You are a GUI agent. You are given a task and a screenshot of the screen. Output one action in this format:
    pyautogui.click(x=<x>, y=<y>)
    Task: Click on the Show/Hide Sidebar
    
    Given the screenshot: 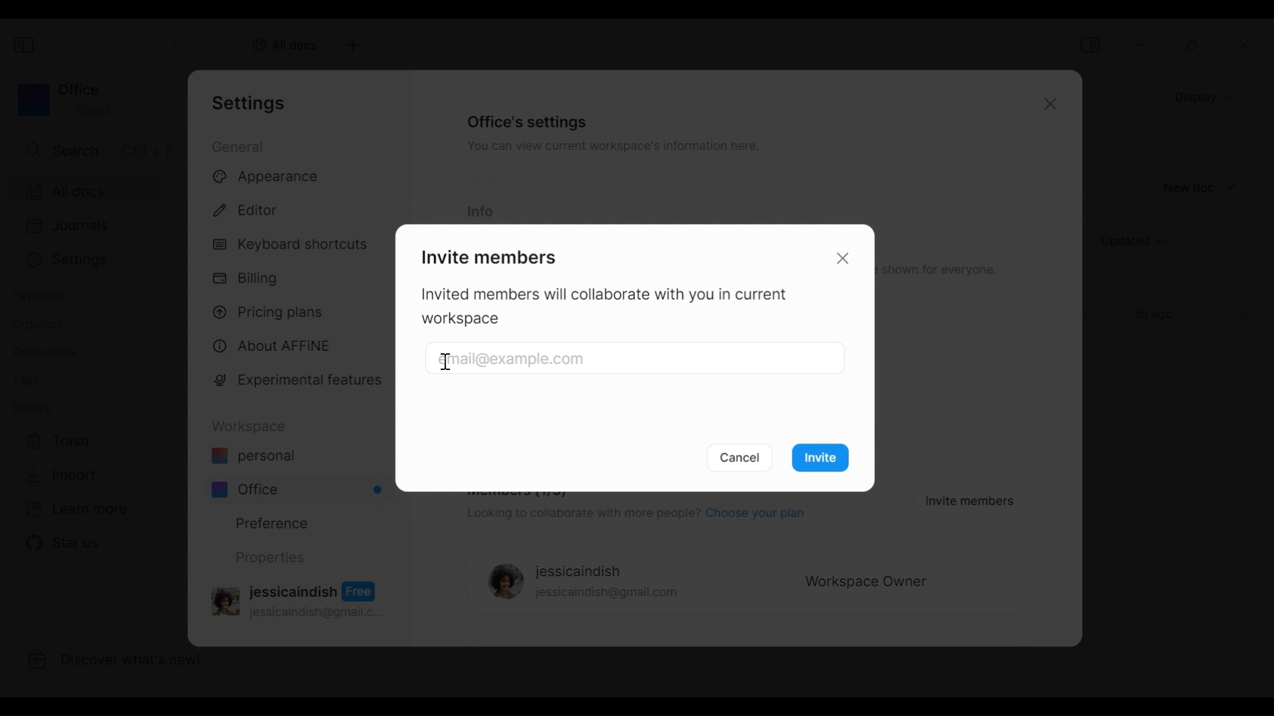 What is the action you would take?
    pyautogui.click(x=26, y=46)
    